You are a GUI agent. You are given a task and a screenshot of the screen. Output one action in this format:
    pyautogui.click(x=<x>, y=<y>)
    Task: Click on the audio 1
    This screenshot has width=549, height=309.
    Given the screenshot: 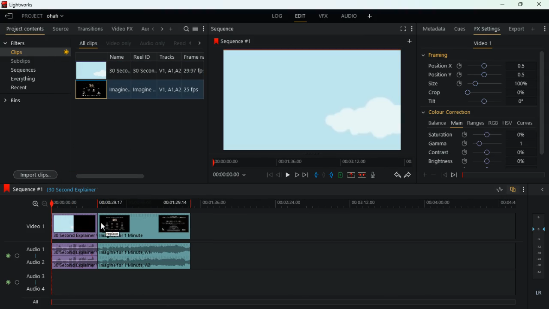 What is the action you would take?
    pyautogui.click(x=36, y=249)
    